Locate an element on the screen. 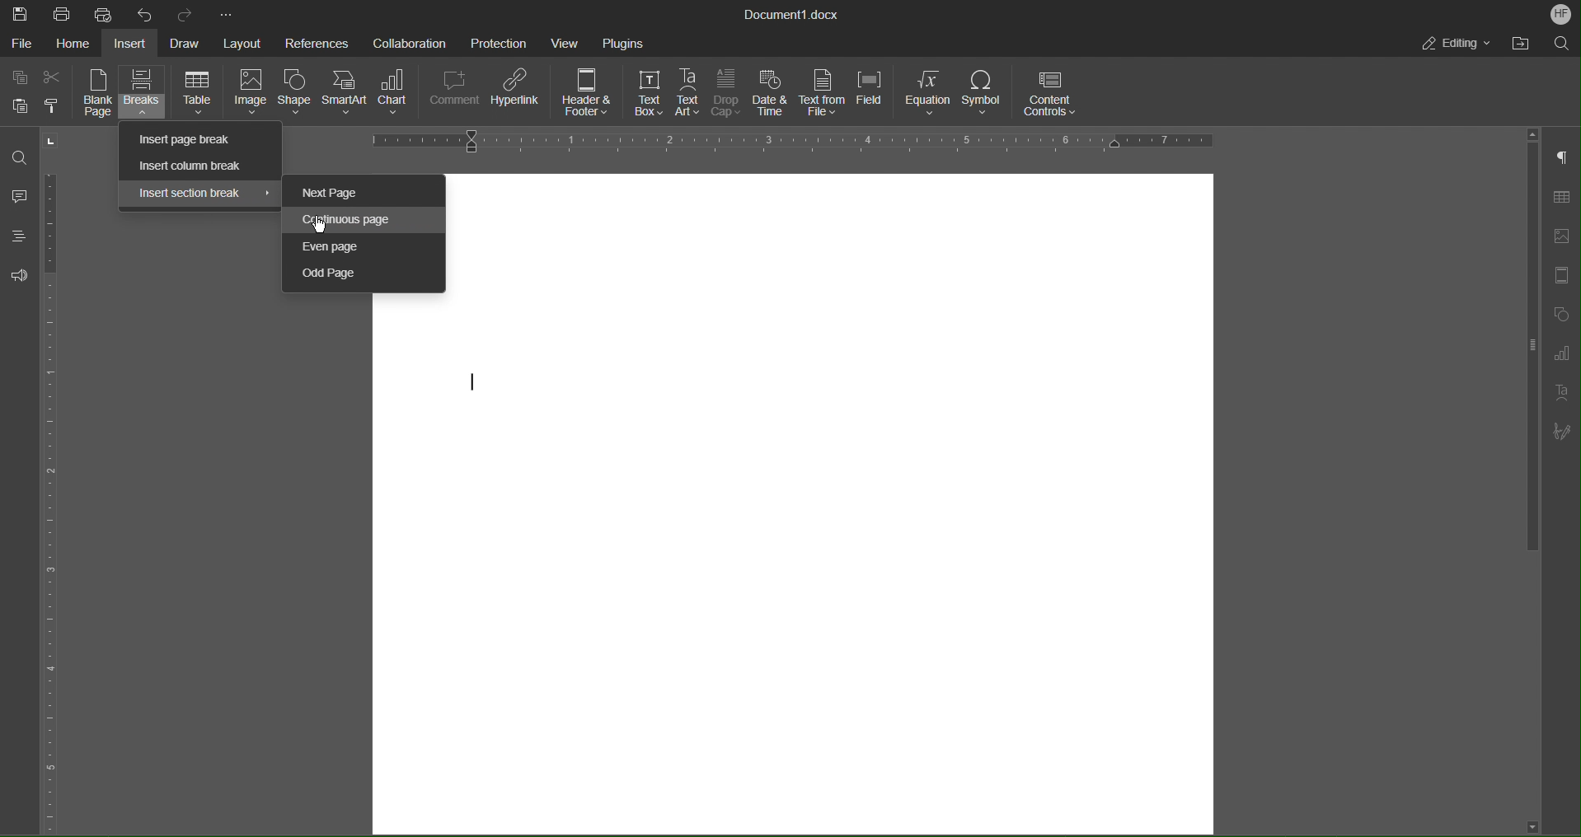 The width and height of the screenshot is (1581, 837). Insert is located at coordinates (131, 41).